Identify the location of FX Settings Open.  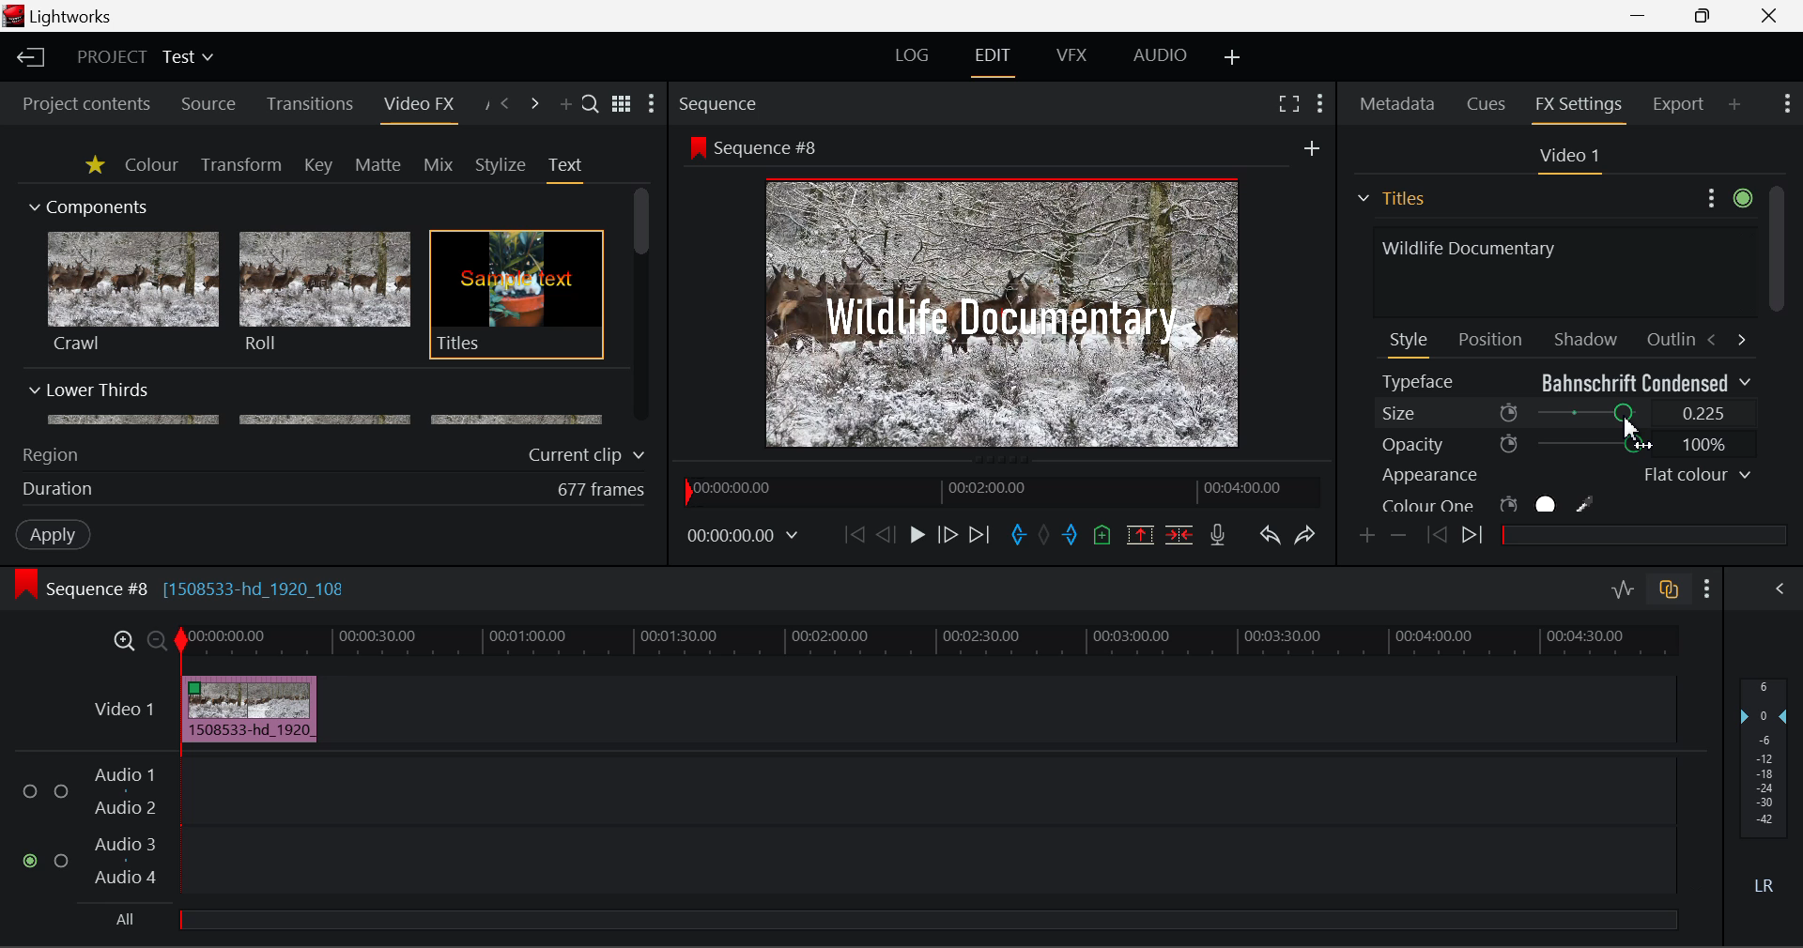
(1581, 107).